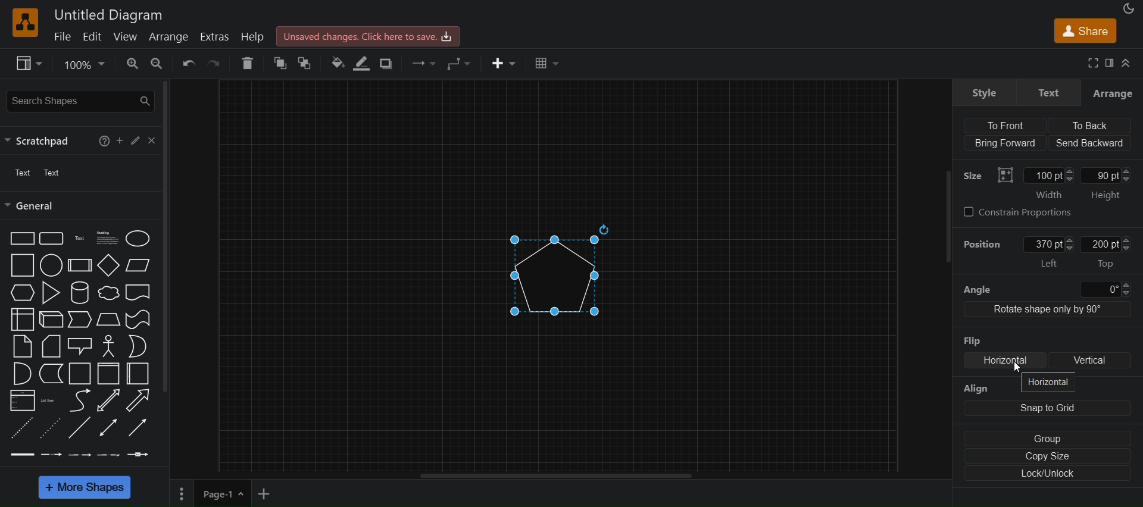  What do you see at coordinates (138, 293) in the screenshot?
I see `Document` at bounding box center [138, 293].